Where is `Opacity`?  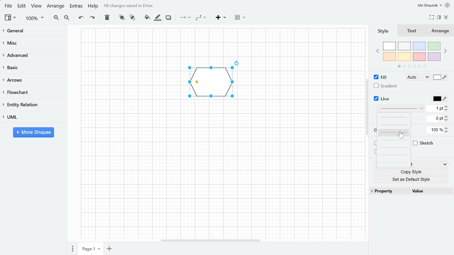
Opacity is located at coordinates (435, 130).